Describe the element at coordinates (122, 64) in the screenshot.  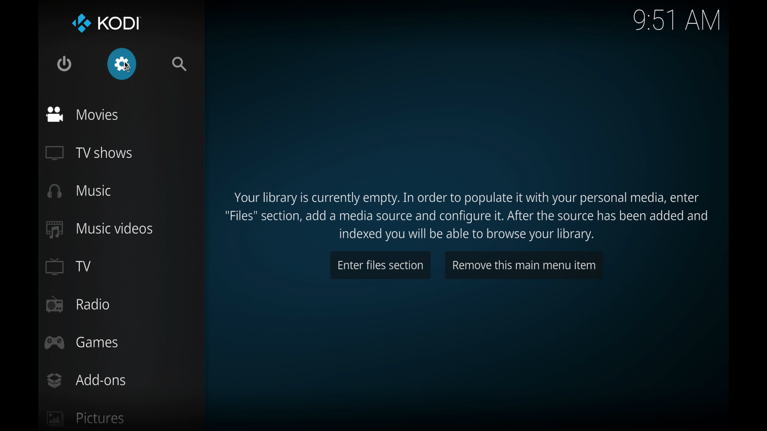
I see `settings` at that location.